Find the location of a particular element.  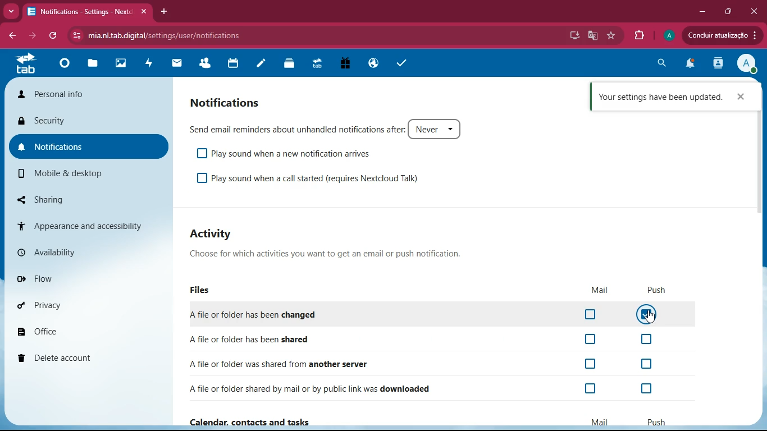

personal info is located at coordinates (87, 93).